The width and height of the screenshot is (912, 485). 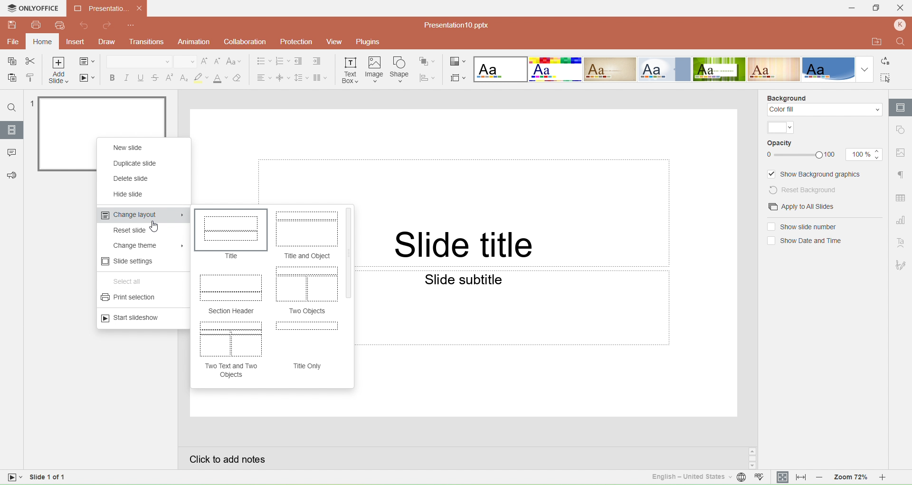 I want to click on Vertical align, so click(x=283, y=77).